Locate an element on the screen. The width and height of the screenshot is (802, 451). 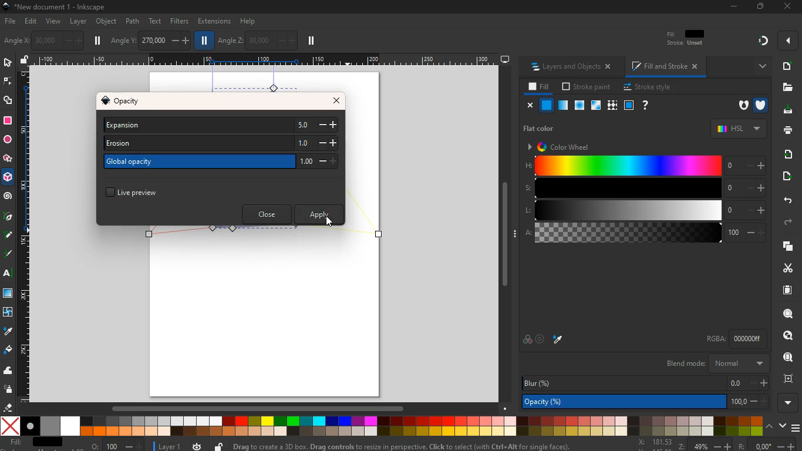
edit is located at coordinates (33, 22).